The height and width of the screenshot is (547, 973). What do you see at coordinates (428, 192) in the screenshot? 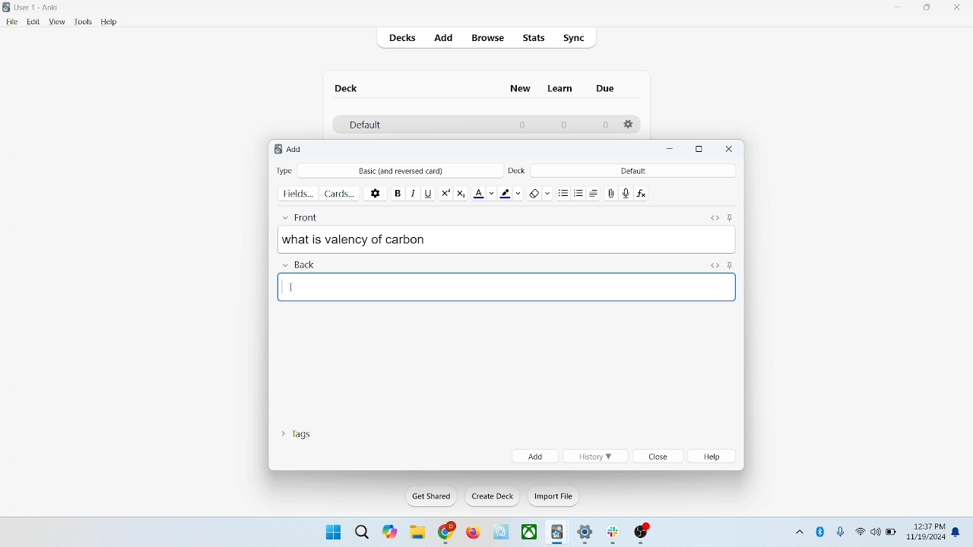
I see `underline` at bounding box center [428, 192].